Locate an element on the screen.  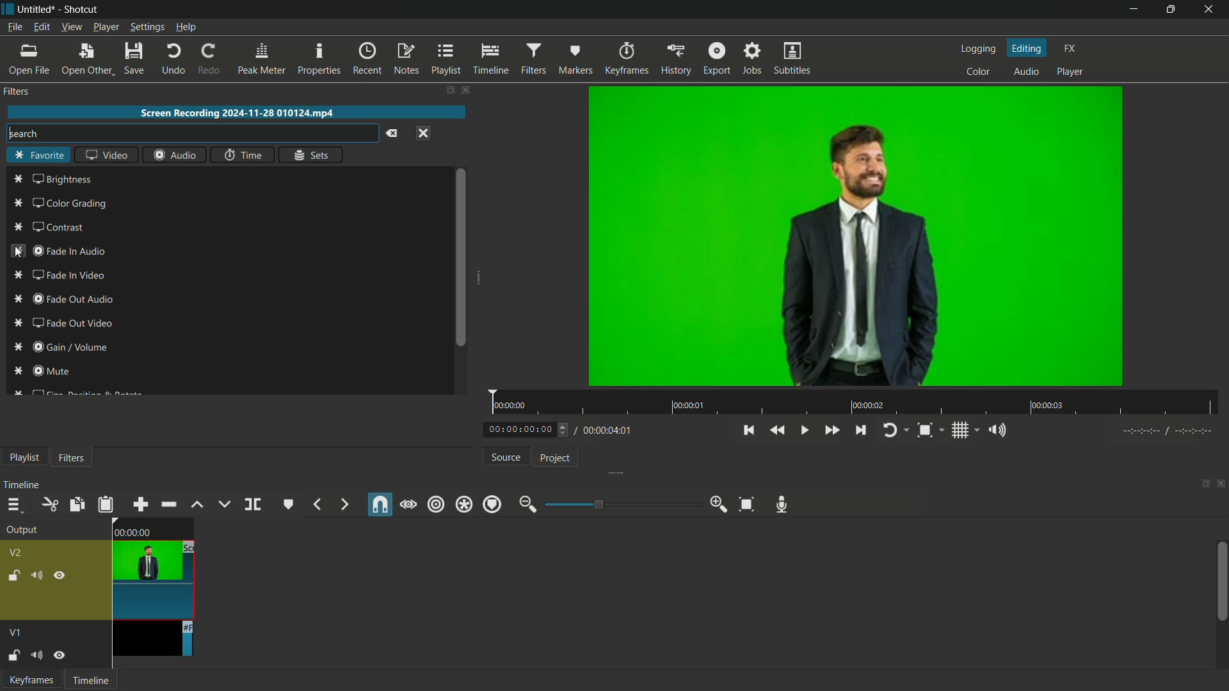
search bar is located at coordinates (189, 133).